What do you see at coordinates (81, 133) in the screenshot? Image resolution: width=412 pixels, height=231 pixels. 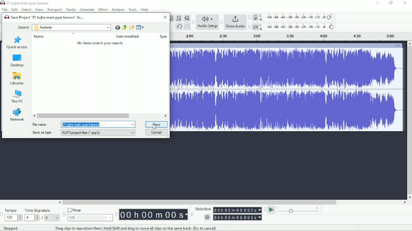 I see `Save as type` at bounding box center [81, 133].